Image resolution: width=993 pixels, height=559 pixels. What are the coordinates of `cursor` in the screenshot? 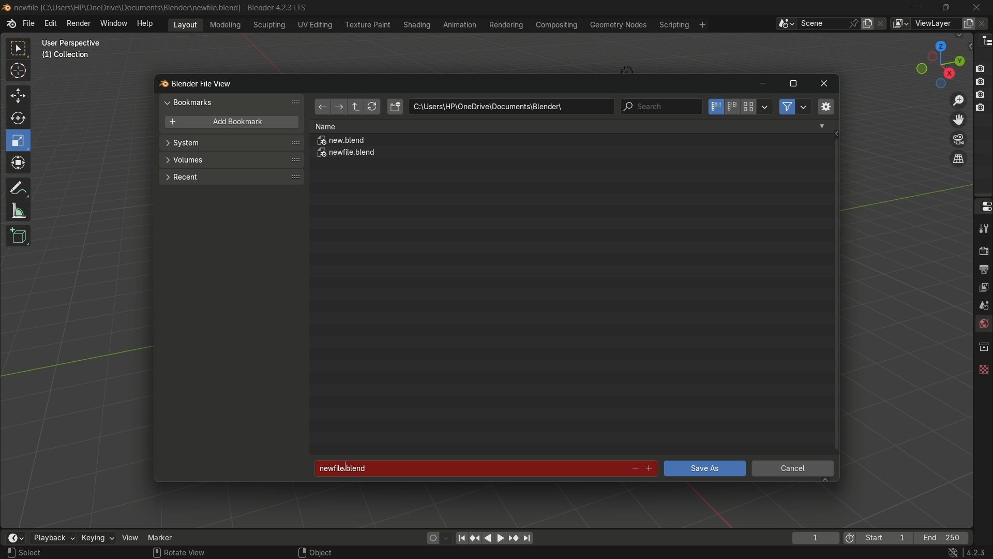 It's located at (19, 72).